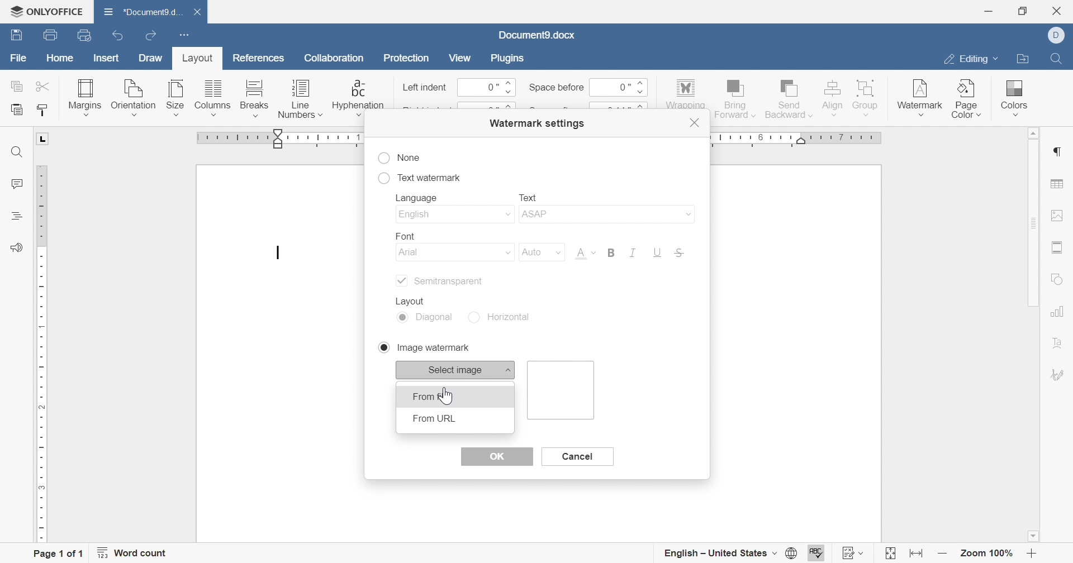 This screenshot has width=1073, height=563. I want to click on layout, so click(414, 299).